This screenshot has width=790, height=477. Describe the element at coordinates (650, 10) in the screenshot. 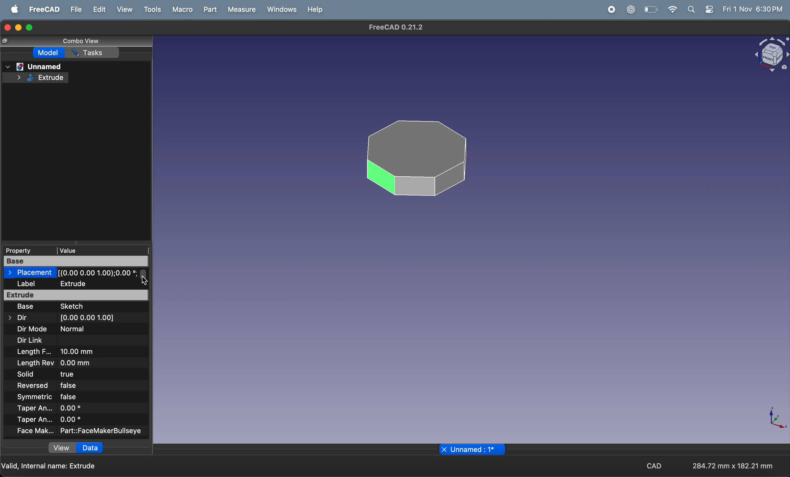

I see `battery` at that location.